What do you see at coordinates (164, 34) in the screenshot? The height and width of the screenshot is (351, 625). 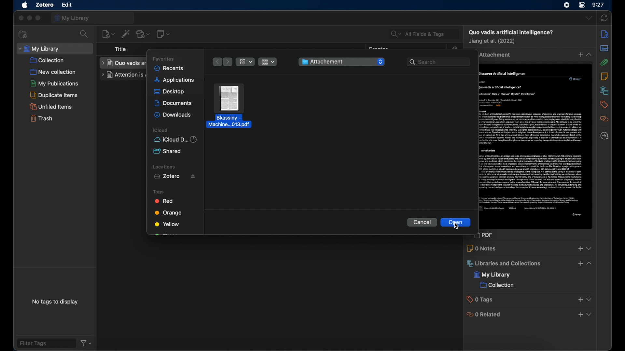 I see `new note` at bounding box center [164, 34].